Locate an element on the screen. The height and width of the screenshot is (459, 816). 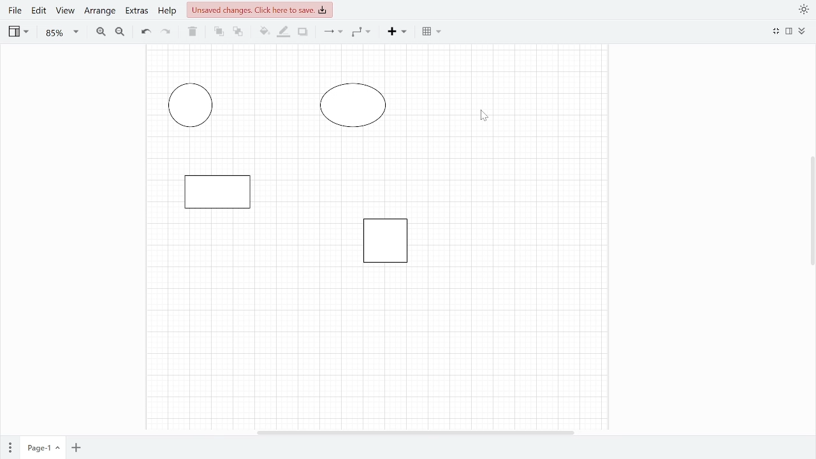
Vertical scrollbar is located at coordinates (810, 212).